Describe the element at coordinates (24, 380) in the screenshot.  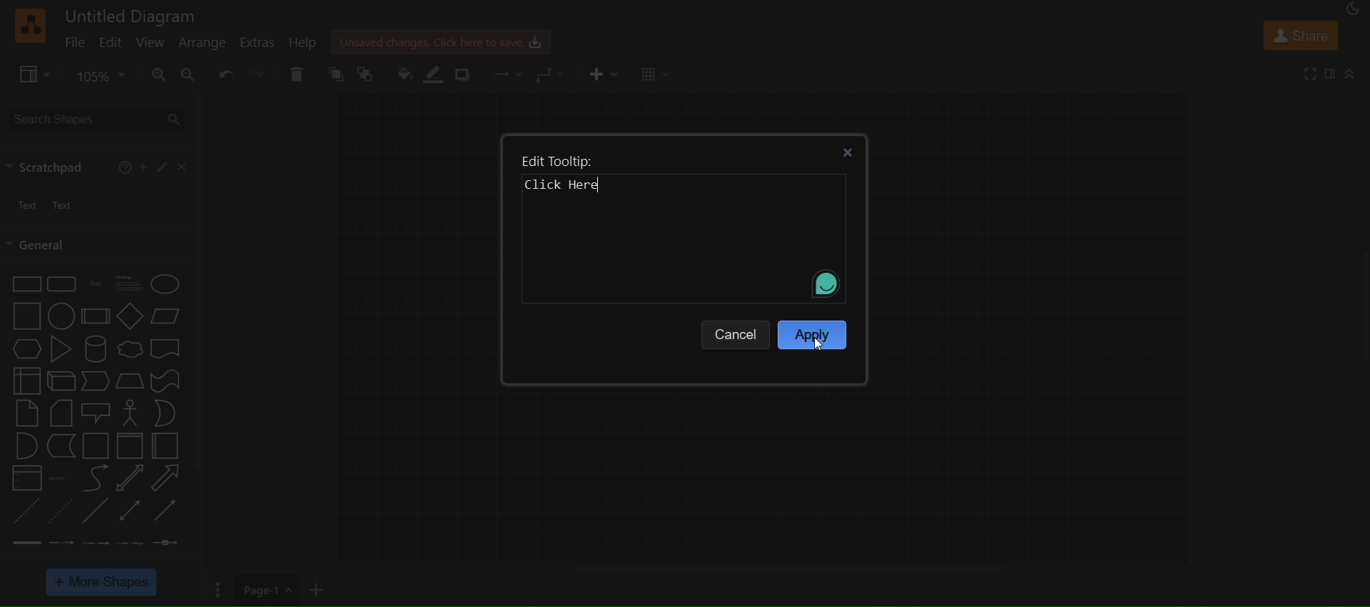
I see `internal storage` at that location.